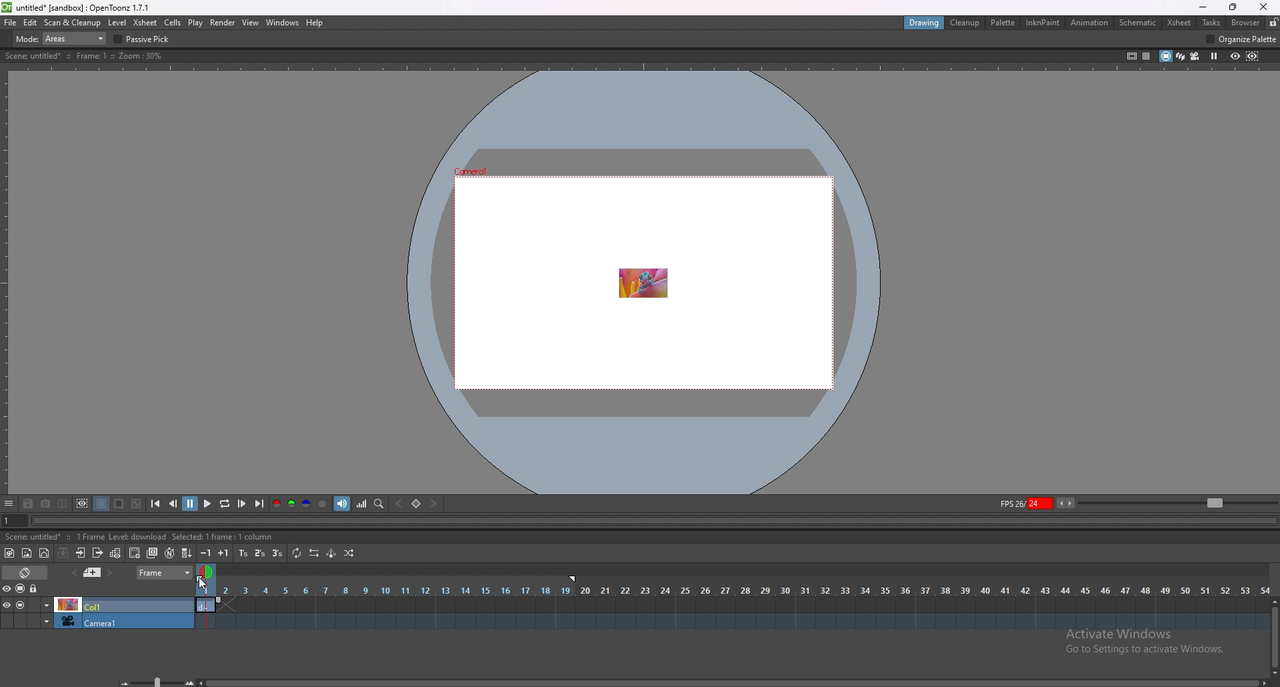  I want to click on first frame, so click(156, 504).